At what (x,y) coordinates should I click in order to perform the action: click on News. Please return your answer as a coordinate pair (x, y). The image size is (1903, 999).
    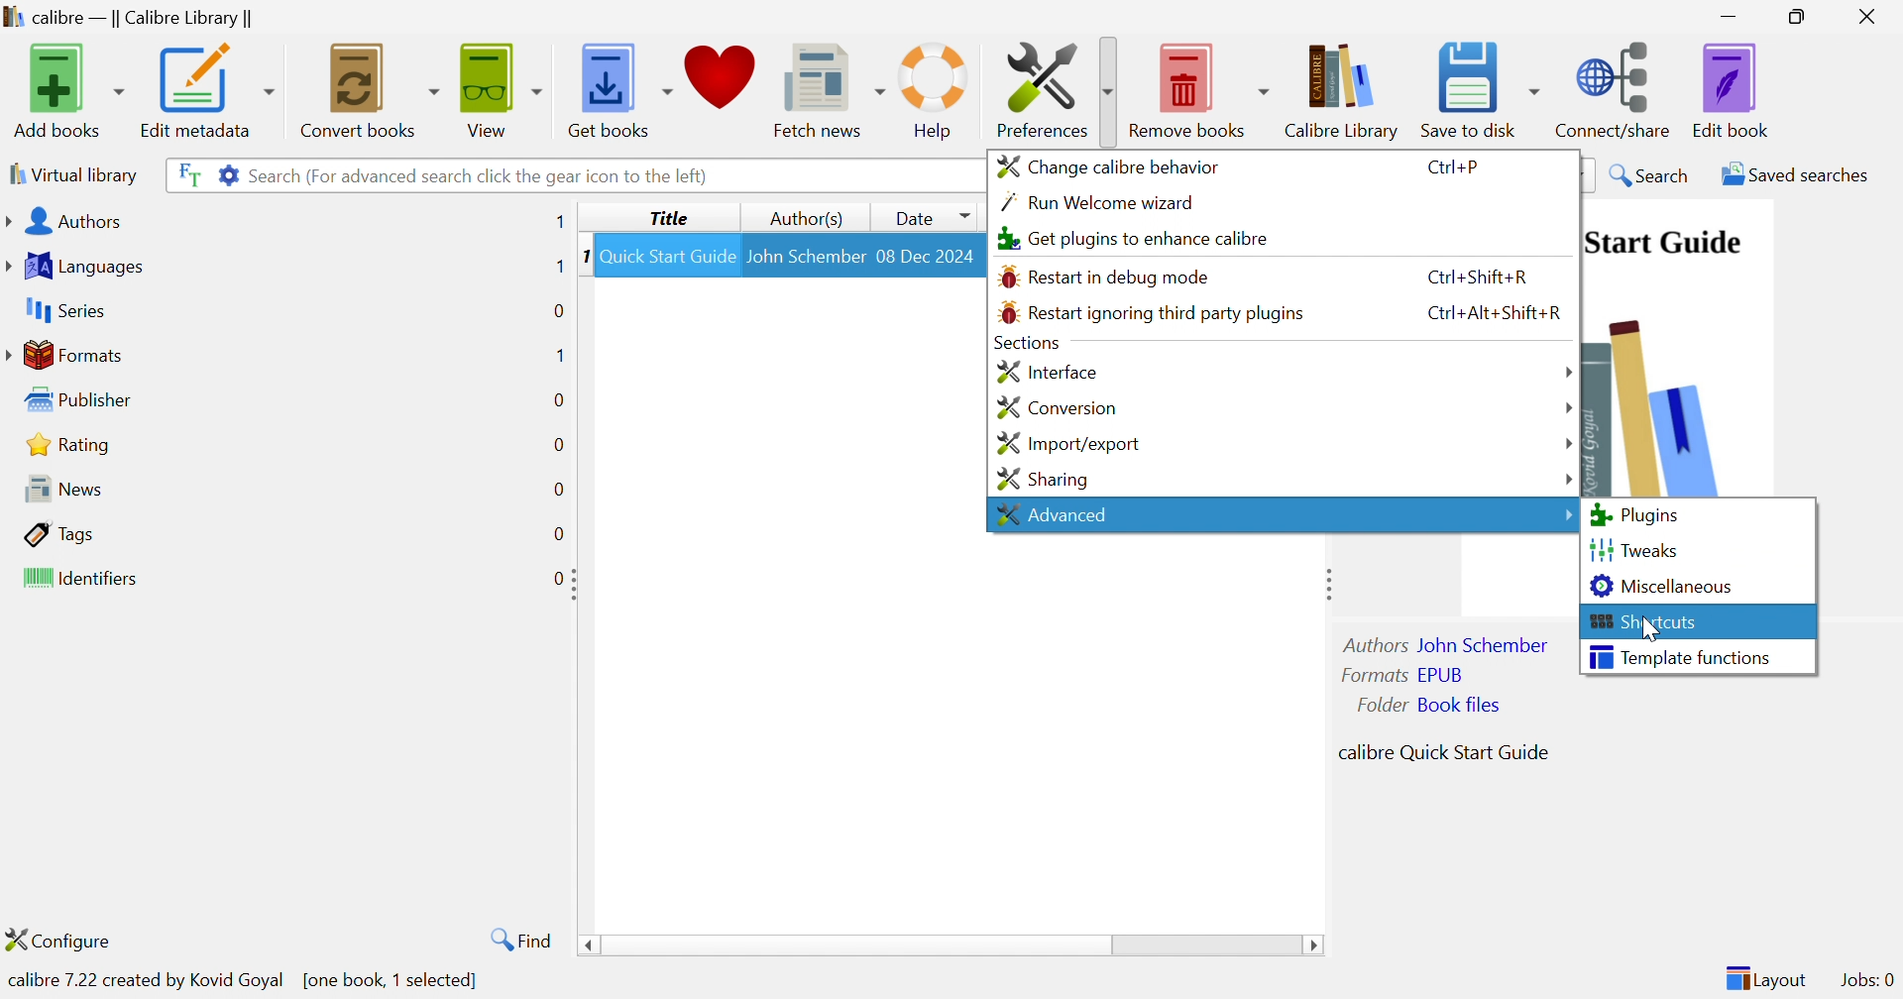
    Looking at the image, I should click on (57, 488).